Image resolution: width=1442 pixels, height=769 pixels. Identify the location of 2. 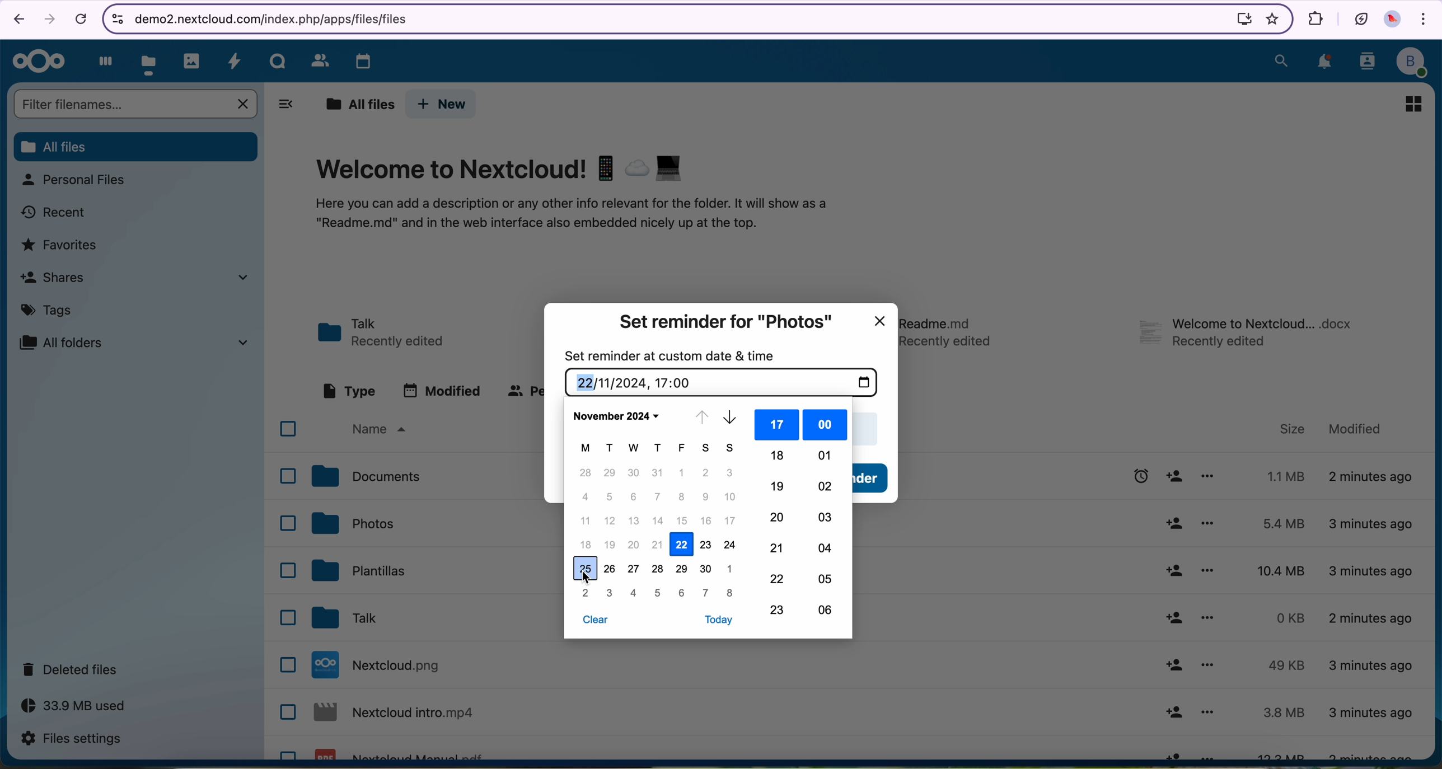
(586, 593).